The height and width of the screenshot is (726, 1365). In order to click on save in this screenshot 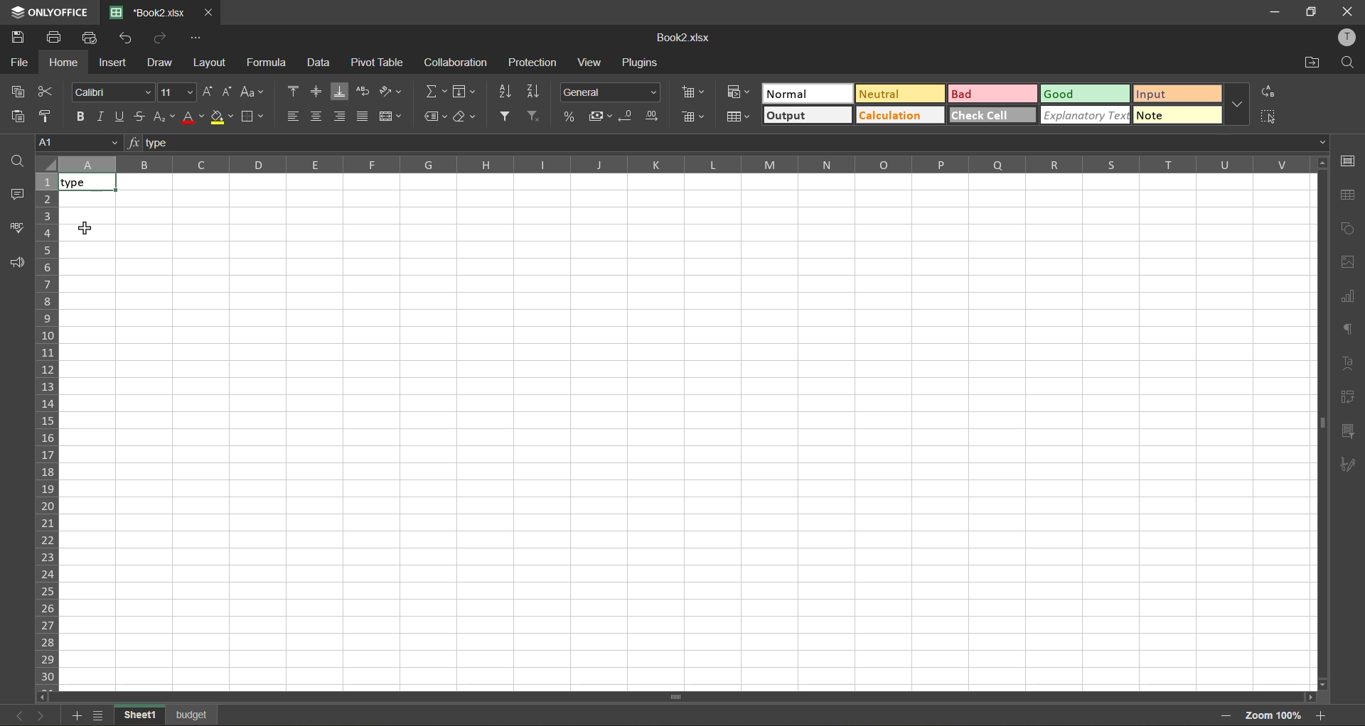, I will do `click(18, 38)`.